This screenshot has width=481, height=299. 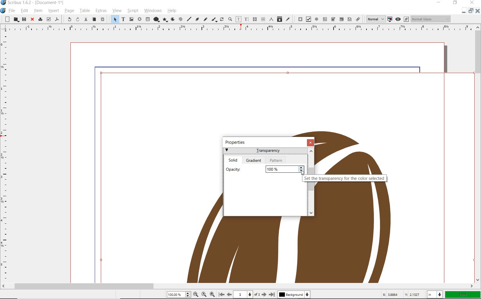 I want to click on pdf list box, so click(x=349, y=19).